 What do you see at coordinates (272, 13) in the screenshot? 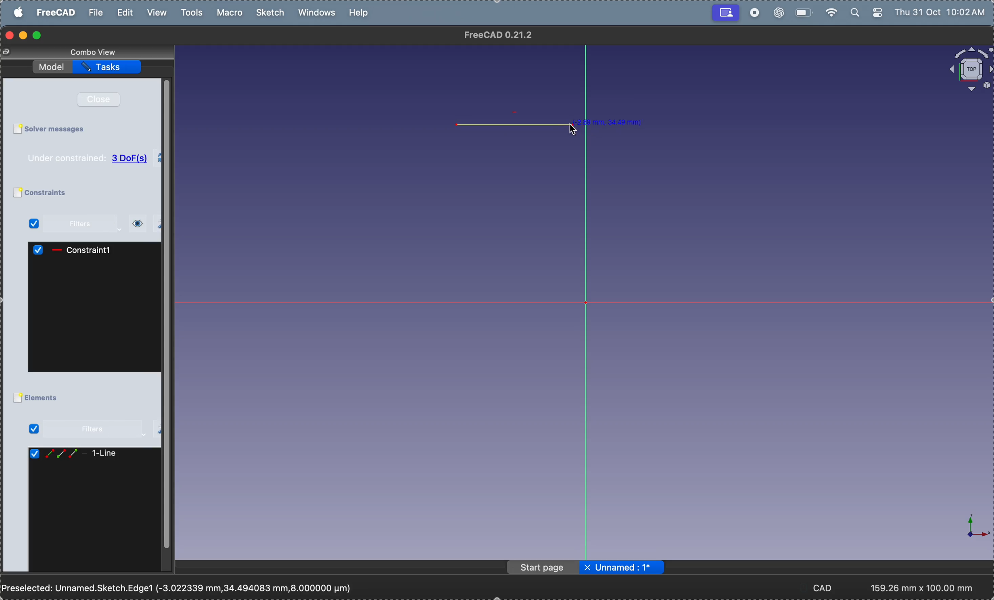
I see `sketch` at bounding box center [272, 13].